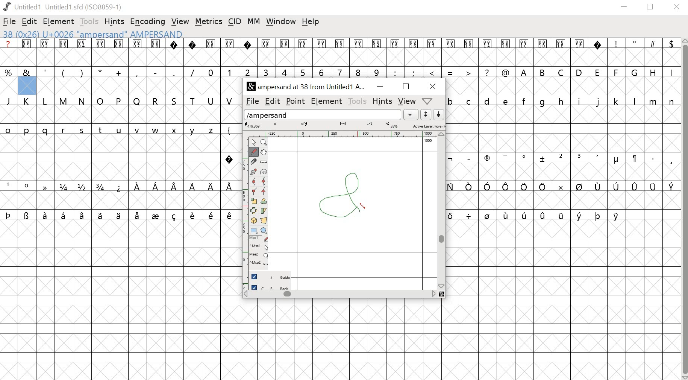 This screenshot has height=380, width=688. Describe the element at coordinates (273, 276) in the screenshot. I see `selection toggle Guide` at that location.